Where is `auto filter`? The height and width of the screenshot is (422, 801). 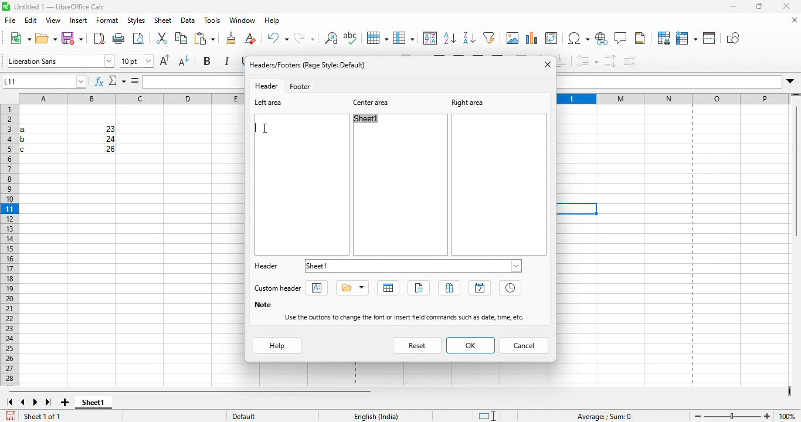
auto filter is located at coordinates (471, 39).